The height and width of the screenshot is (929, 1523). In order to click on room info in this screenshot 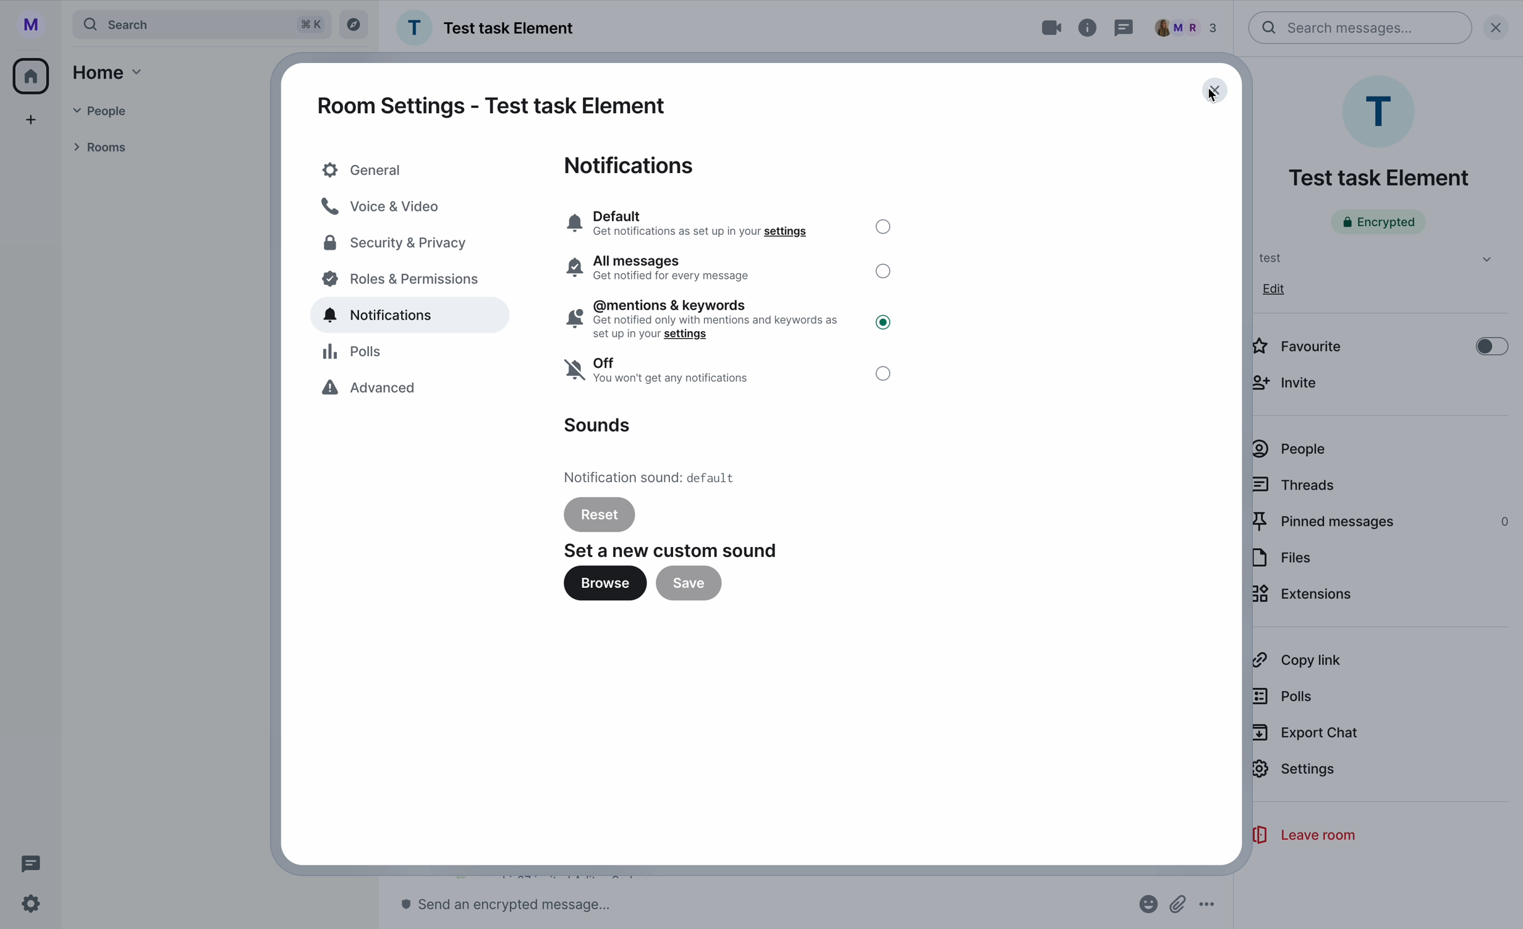, I will do `click(1089, 28)`.